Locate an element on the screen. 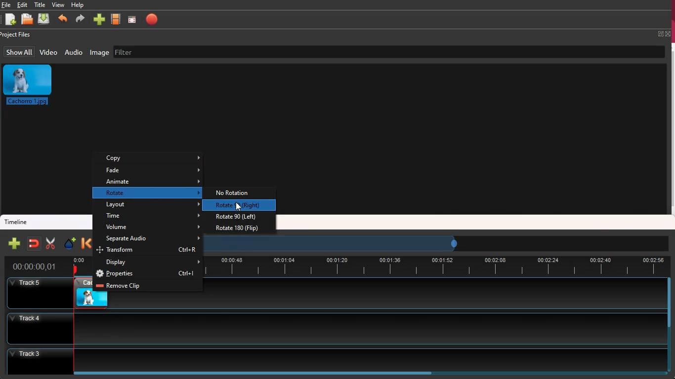  show all is located at coordinates (20, 52).